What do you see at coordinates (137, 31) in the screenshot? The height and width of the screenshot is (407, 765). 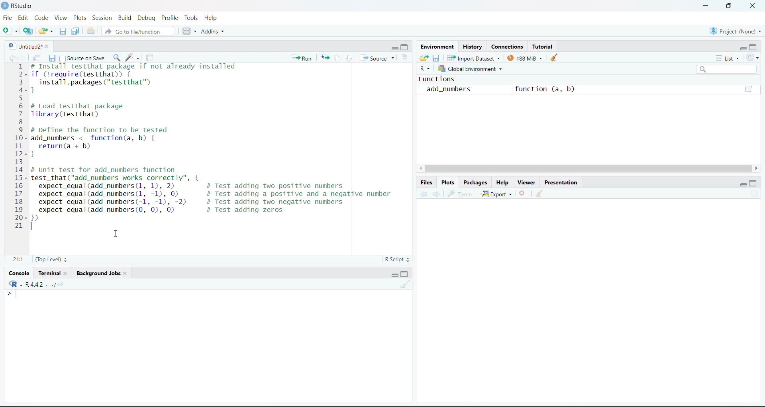 I see `go to file/function` at bounding box center [137, 31].